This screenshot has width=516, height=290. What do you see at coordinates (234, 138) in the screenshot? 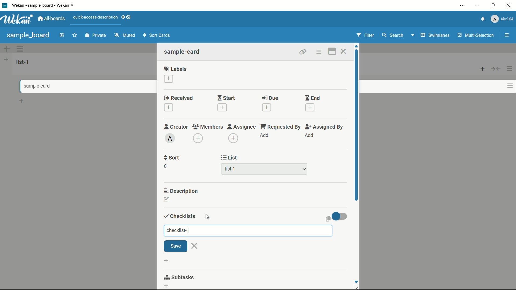
I see `add assignee` at bounding box center [234, 138].